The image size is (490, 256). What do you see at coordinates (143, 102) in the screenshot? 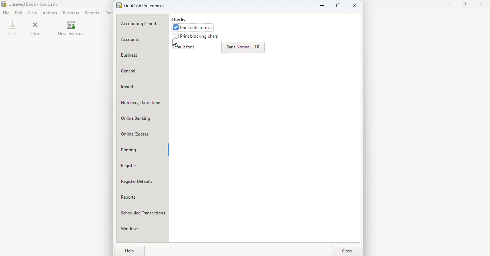
I see `Numbers, Date, Time` at bounding box center [143, 102].